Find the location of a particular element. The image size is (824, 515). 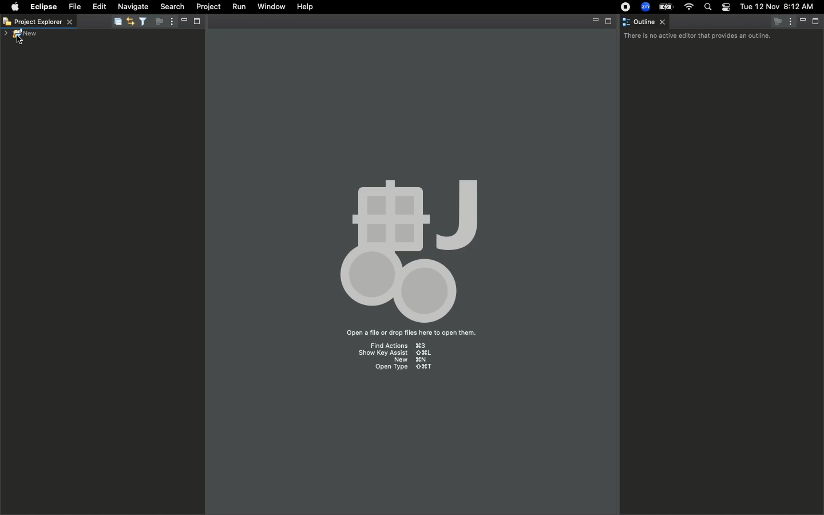

Show key assist is located at coordinates (394, 352).